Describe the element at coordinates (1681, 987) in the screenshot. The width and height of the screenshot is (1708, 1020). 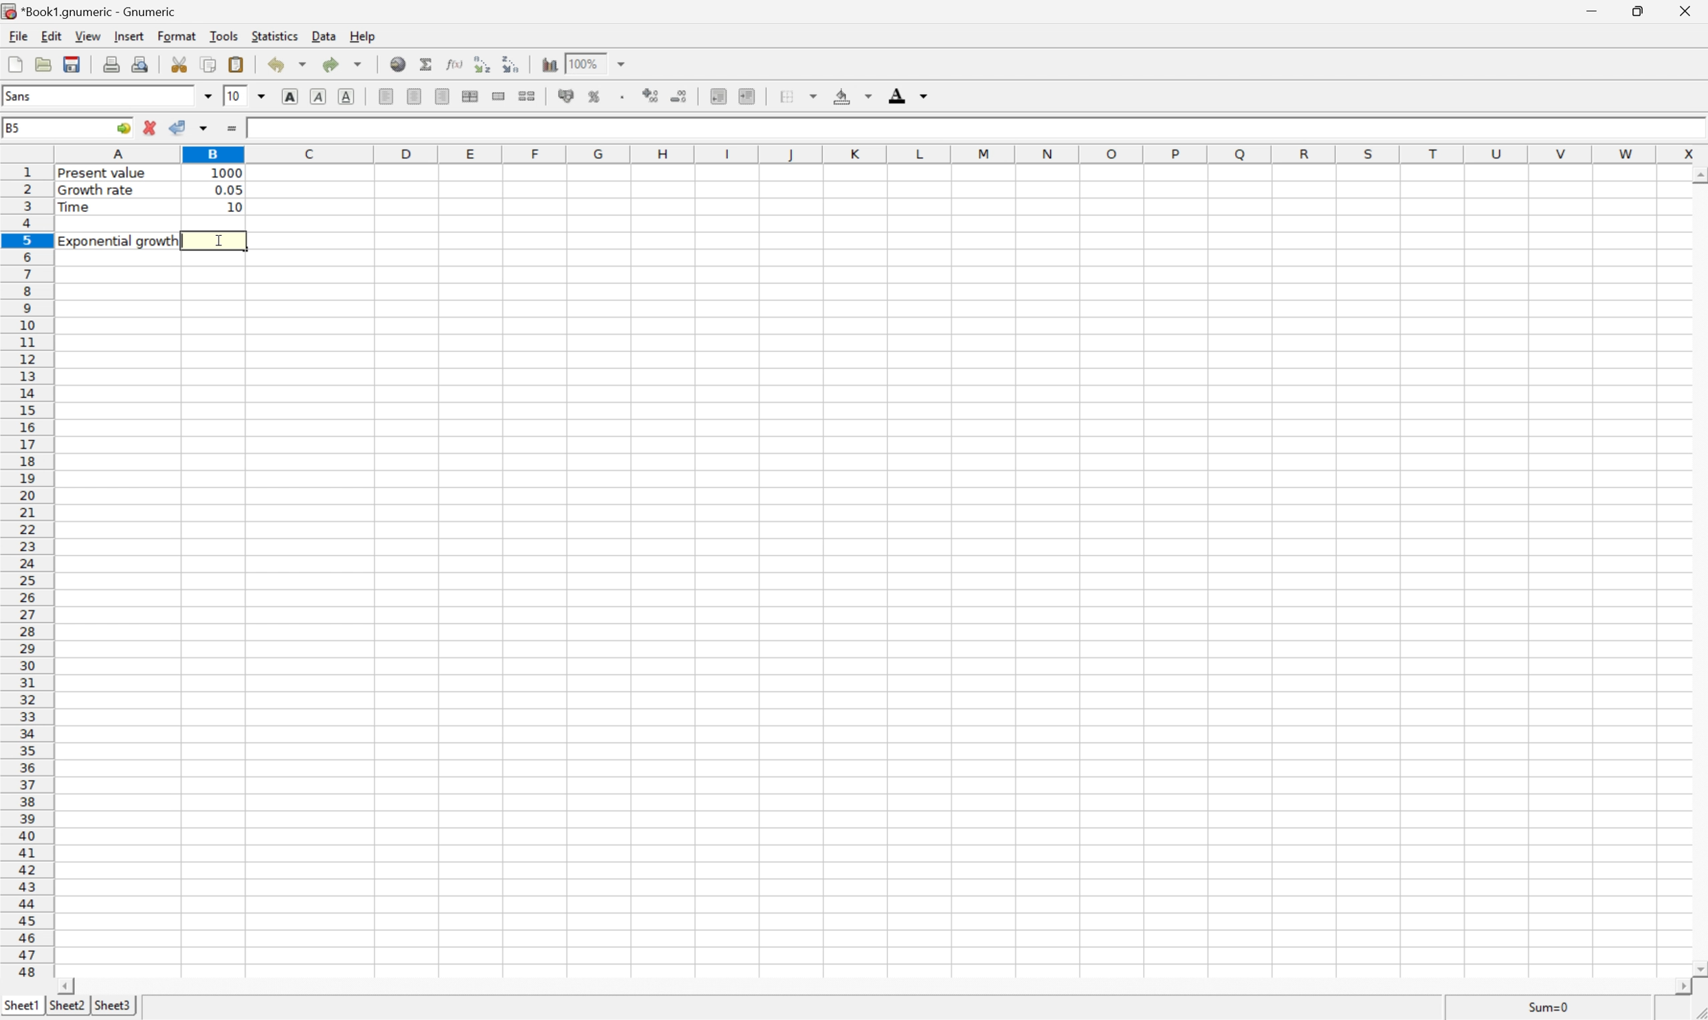
I see `Scroll Right` at that location.